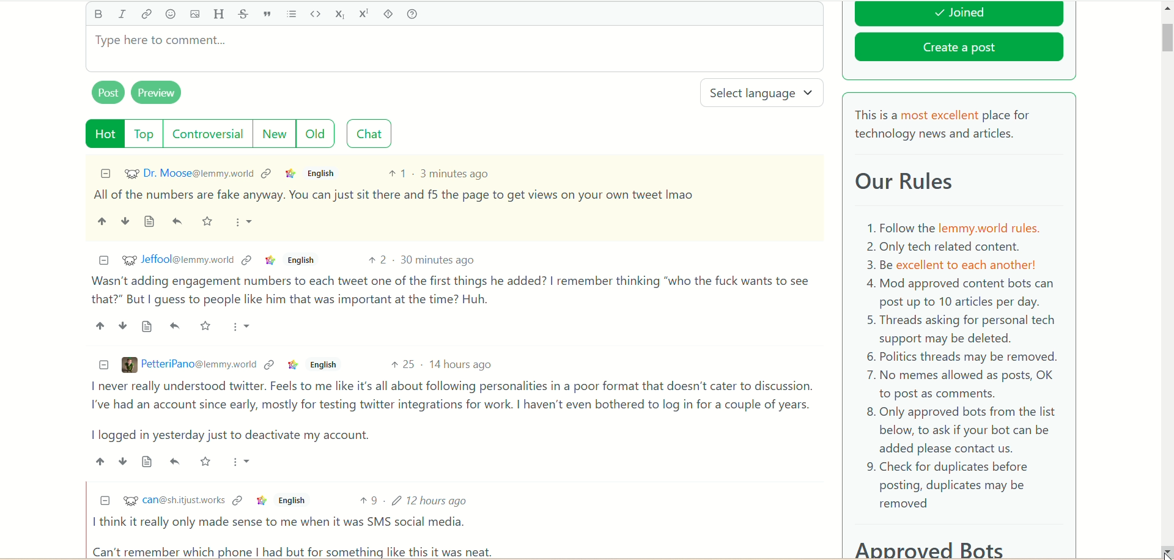 This screenshot has height=560, width=1174. I want to click on %P Jeffool@lemmy.world, so click(177, 259).